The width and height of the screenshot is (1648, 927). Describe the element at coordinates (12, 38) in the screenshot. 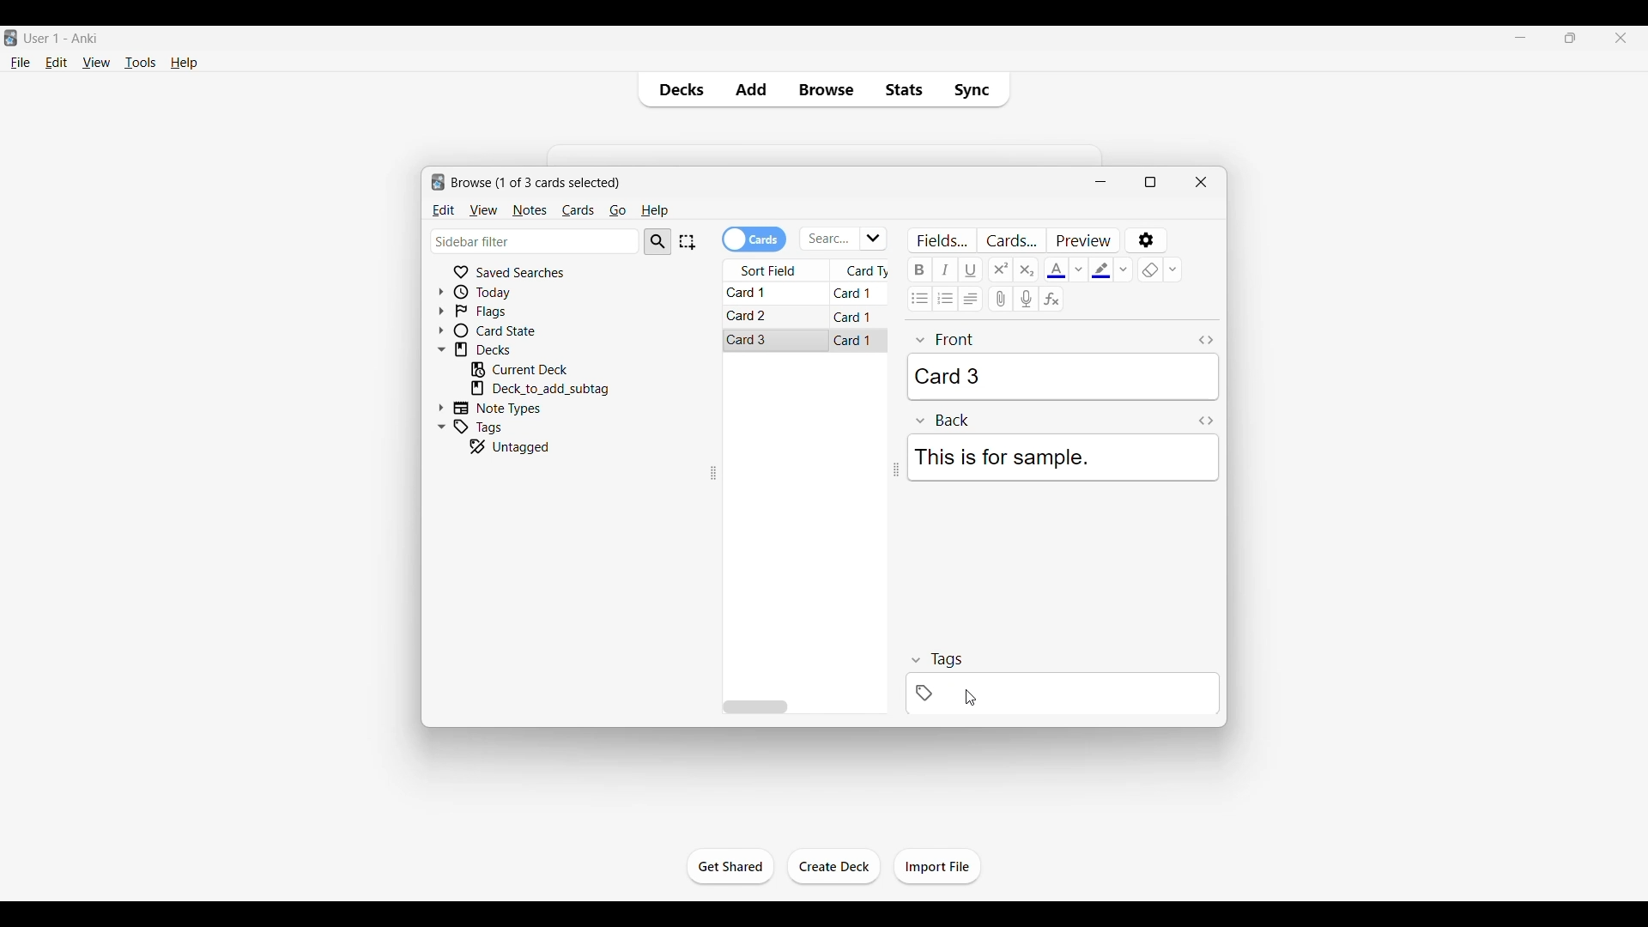

I see `Software logo` at that location.